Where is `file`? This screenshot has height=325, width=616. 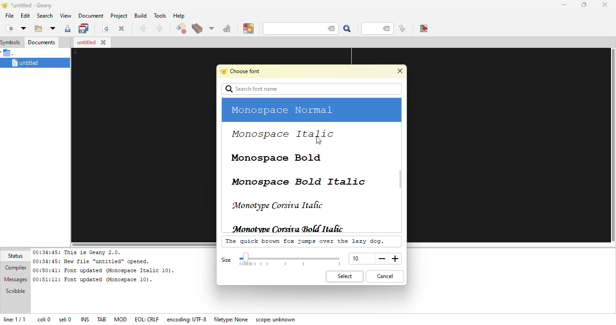
file is located at coordinates (9, 15).